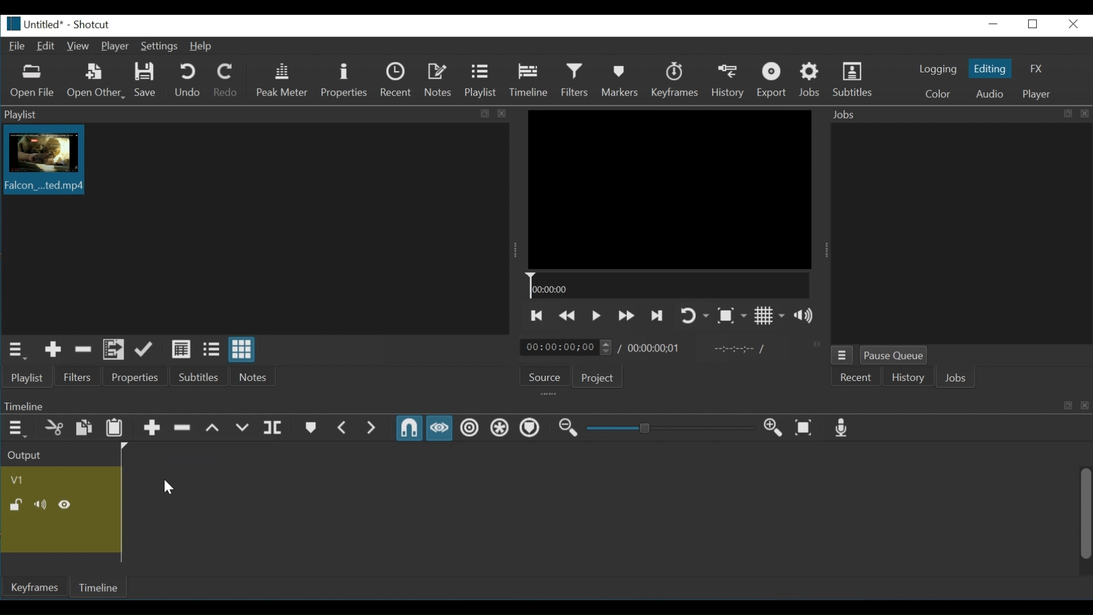 The image size is (1093, 615). I want to click on Recent, so click(854, 379).